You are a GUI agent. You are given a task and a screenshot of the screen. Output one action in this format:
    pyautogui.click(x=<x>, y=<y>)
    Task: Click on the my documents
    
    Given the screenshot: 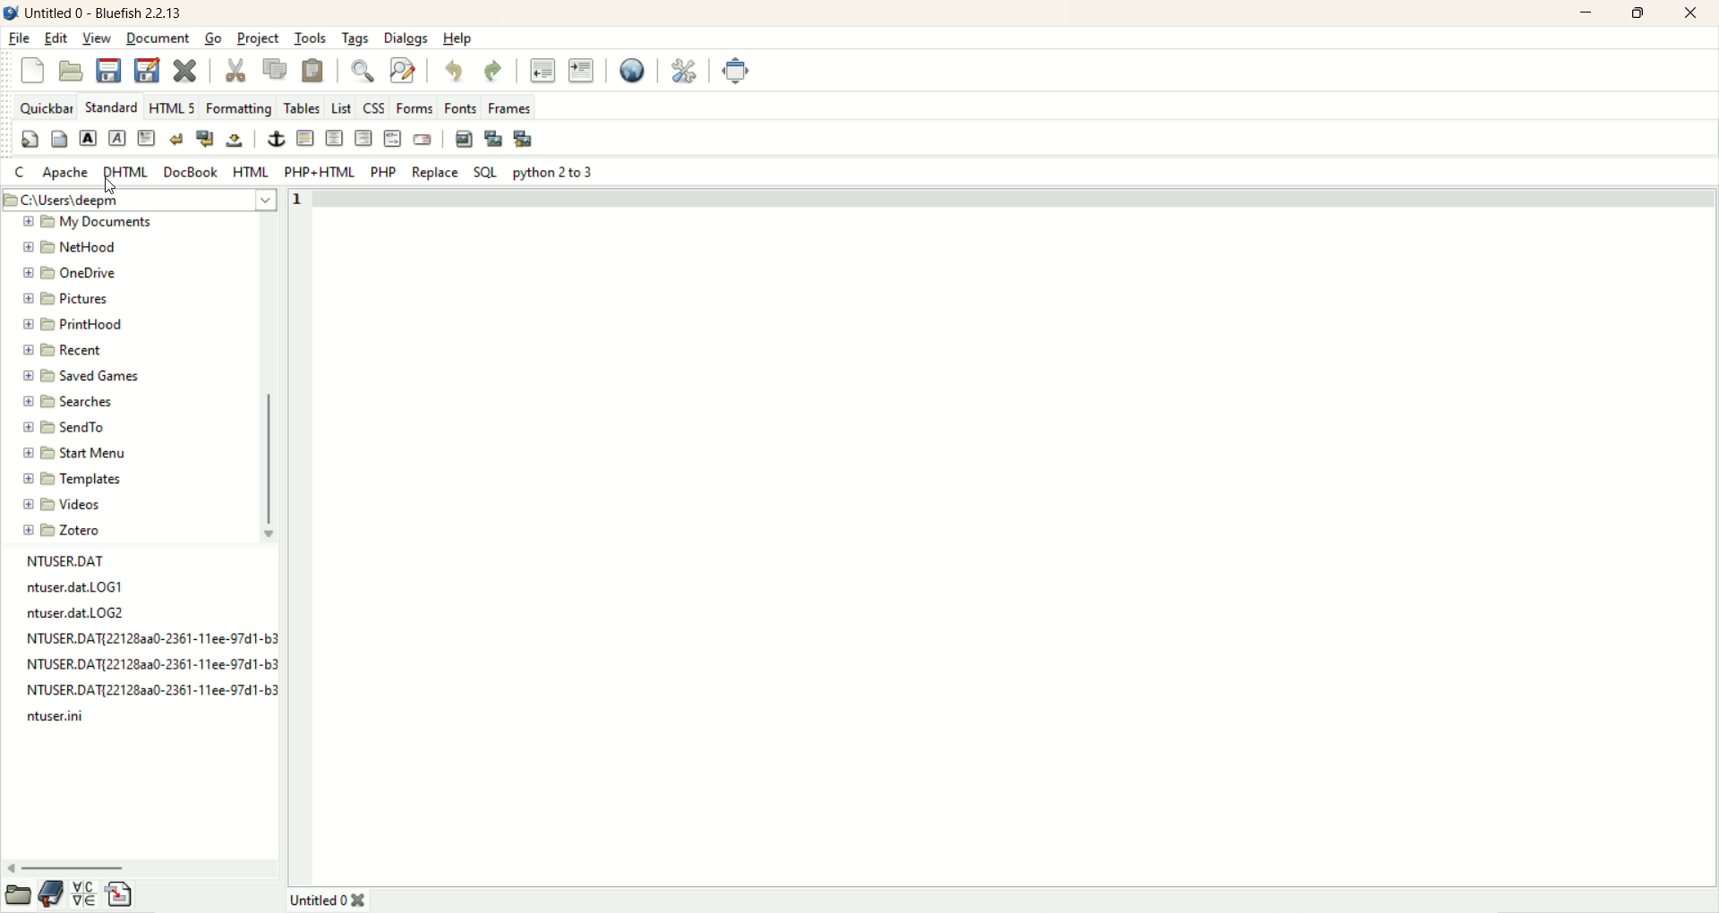 What is the action you would take?
    pyautogui.click(x=106, y=225)
    